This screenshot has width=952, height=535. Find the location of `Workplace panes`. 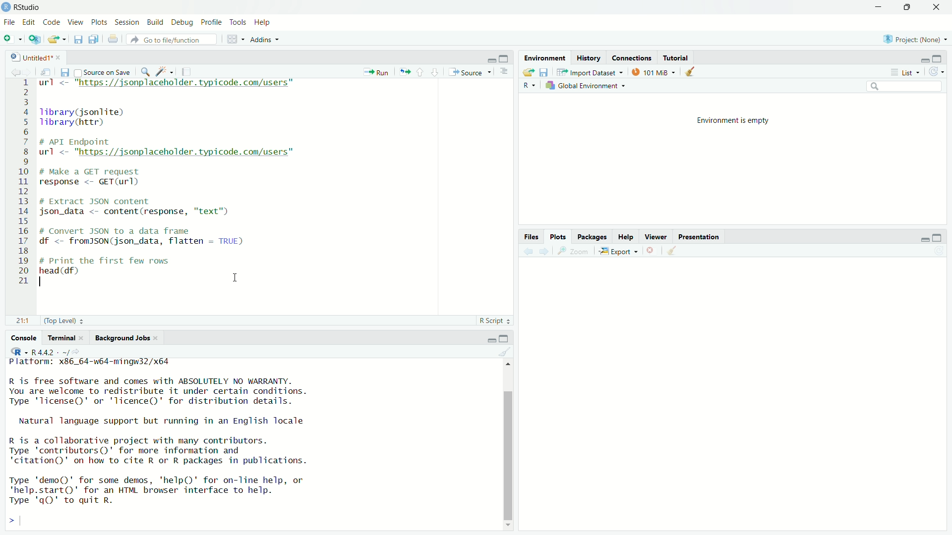

Workplace panes is located at coordinates (236, 39).